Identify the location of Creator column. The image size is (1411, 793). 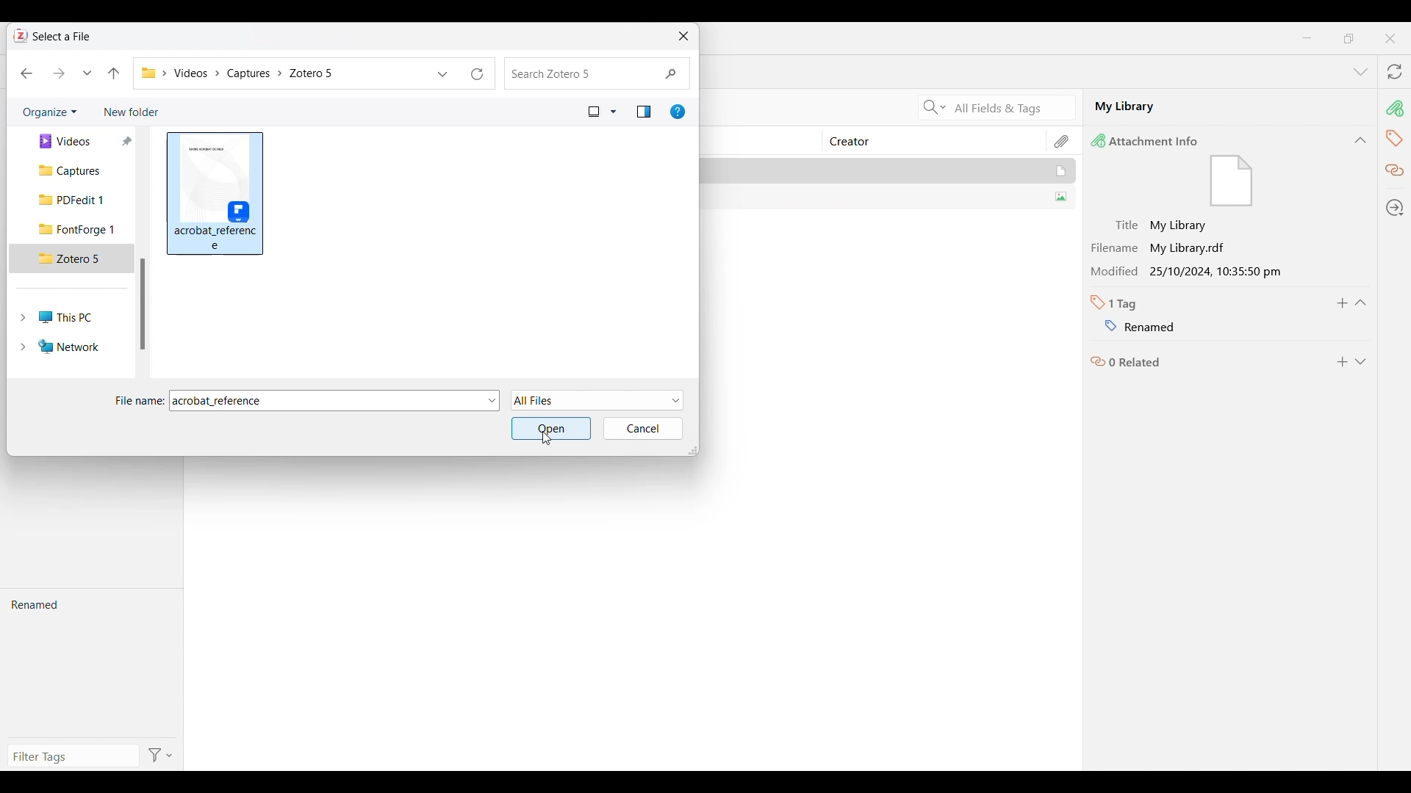
(922, 140).